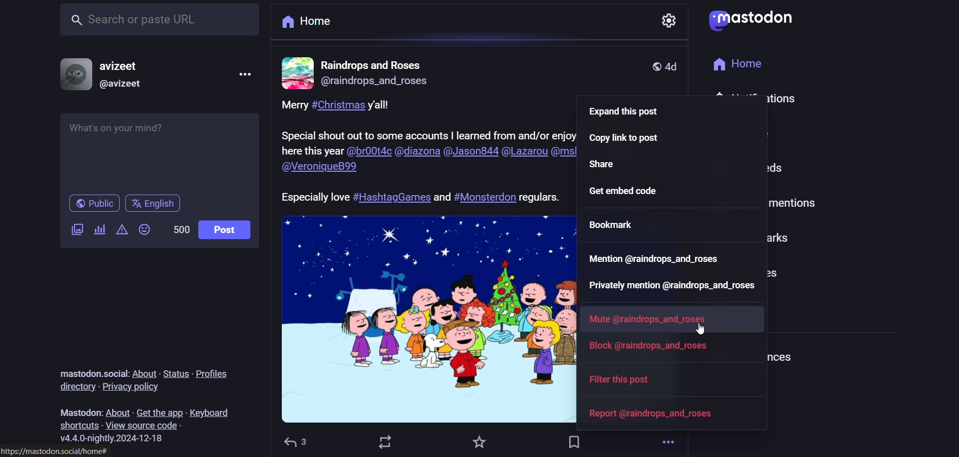 The height and width of the screenshot is (457, 959). What do you see at coordinates (478, 441) in the screenshot?
I see `favorites` at bounding box center [478, 441].